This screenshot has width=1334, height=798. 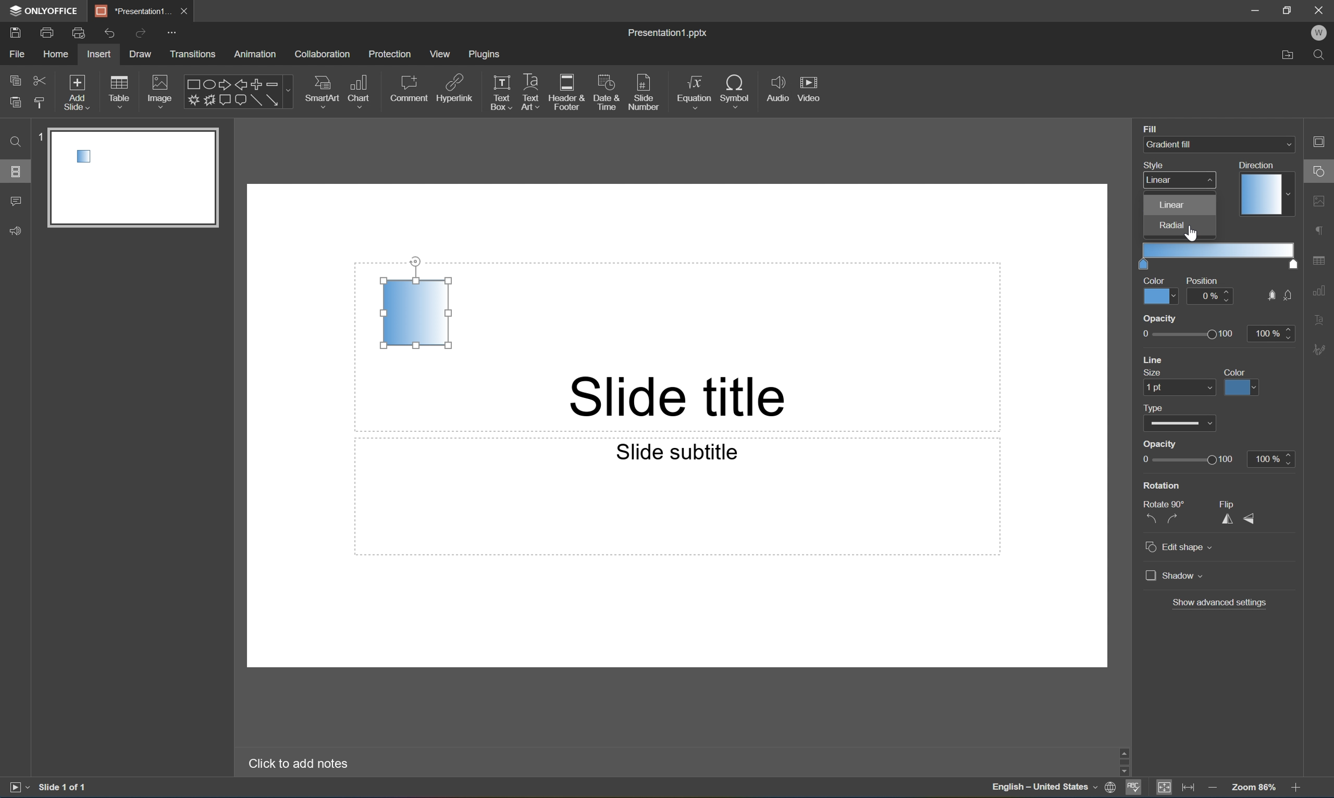 I want to click on Date & Time, so click(x=605, y=91).